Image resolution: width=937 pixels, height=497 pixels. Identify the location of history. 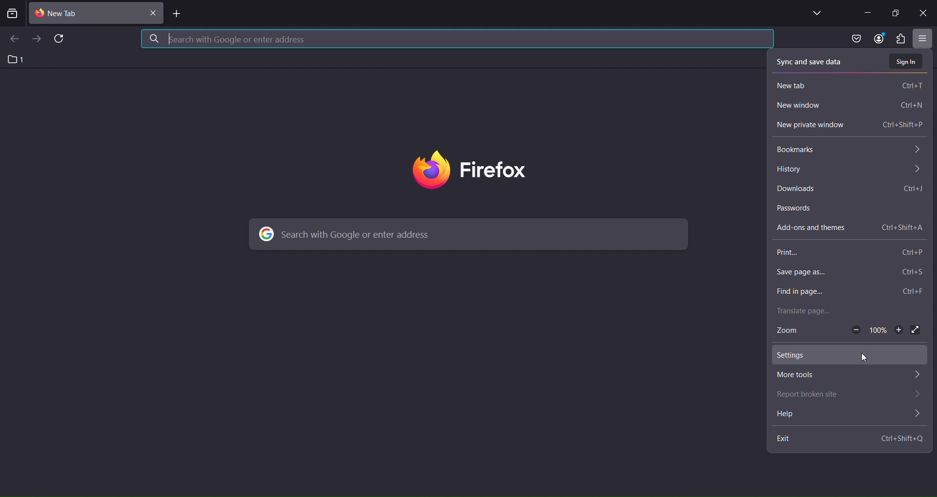
(848, 171).